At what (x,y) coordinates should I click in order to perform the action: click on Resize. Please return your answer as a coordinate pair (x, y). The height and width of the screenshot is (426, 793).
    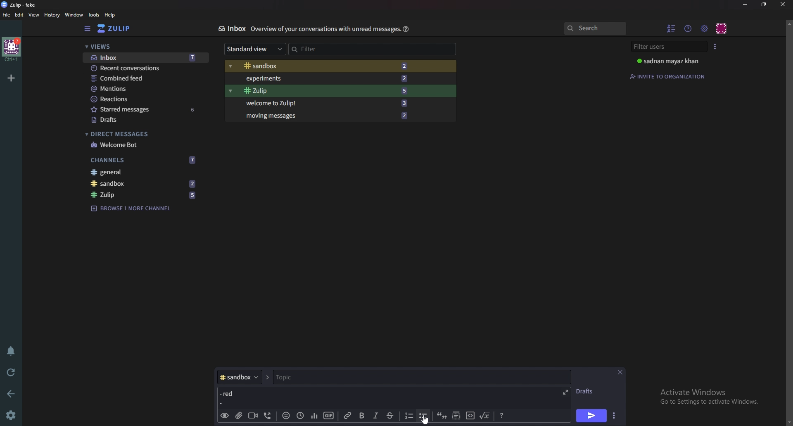
    Looking at the image, I should click on (765, 4).